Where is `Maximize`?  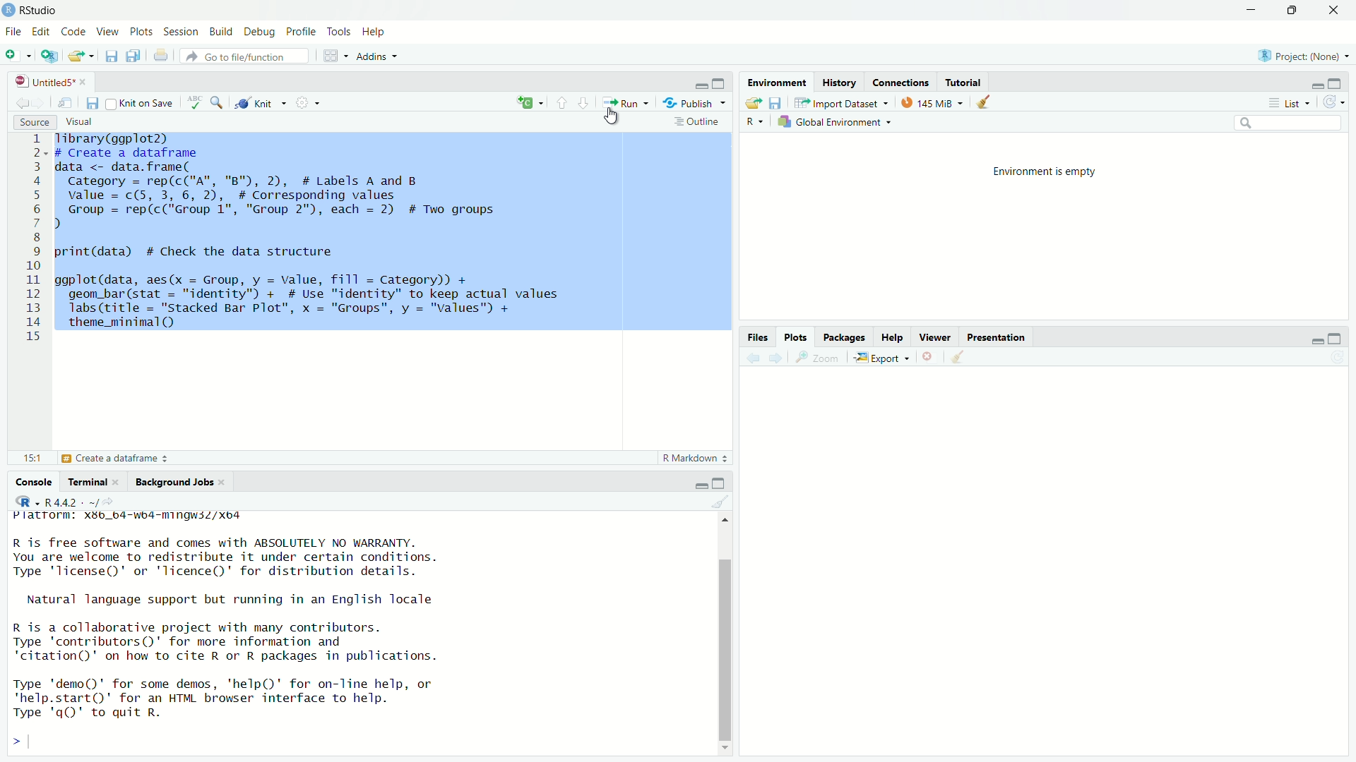 Maximize is located at coordinates (1338, 83).